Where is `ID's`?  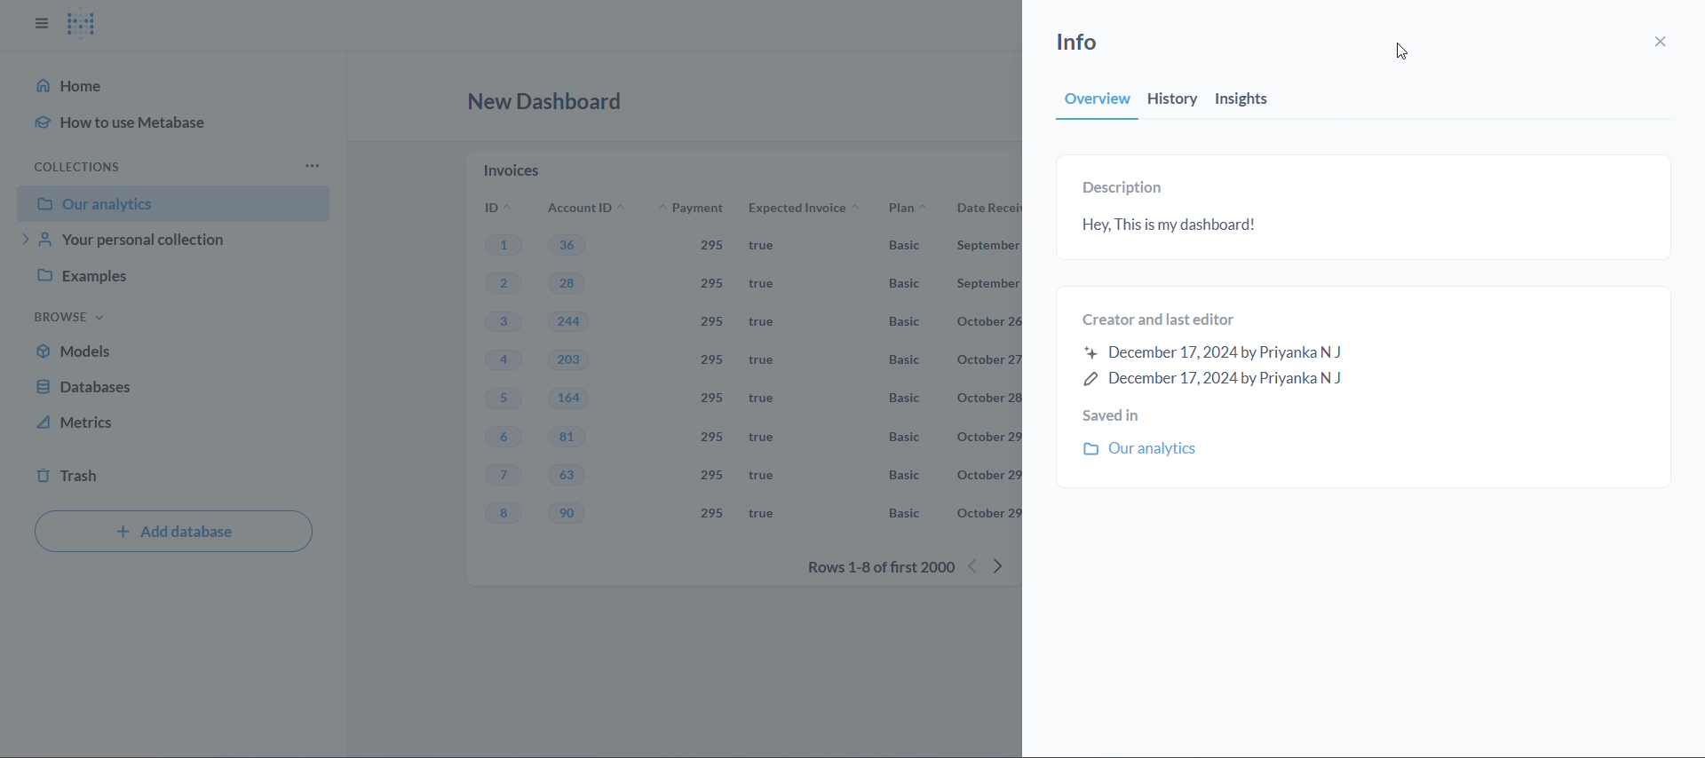 ID's is located at coordinates (490, 208).